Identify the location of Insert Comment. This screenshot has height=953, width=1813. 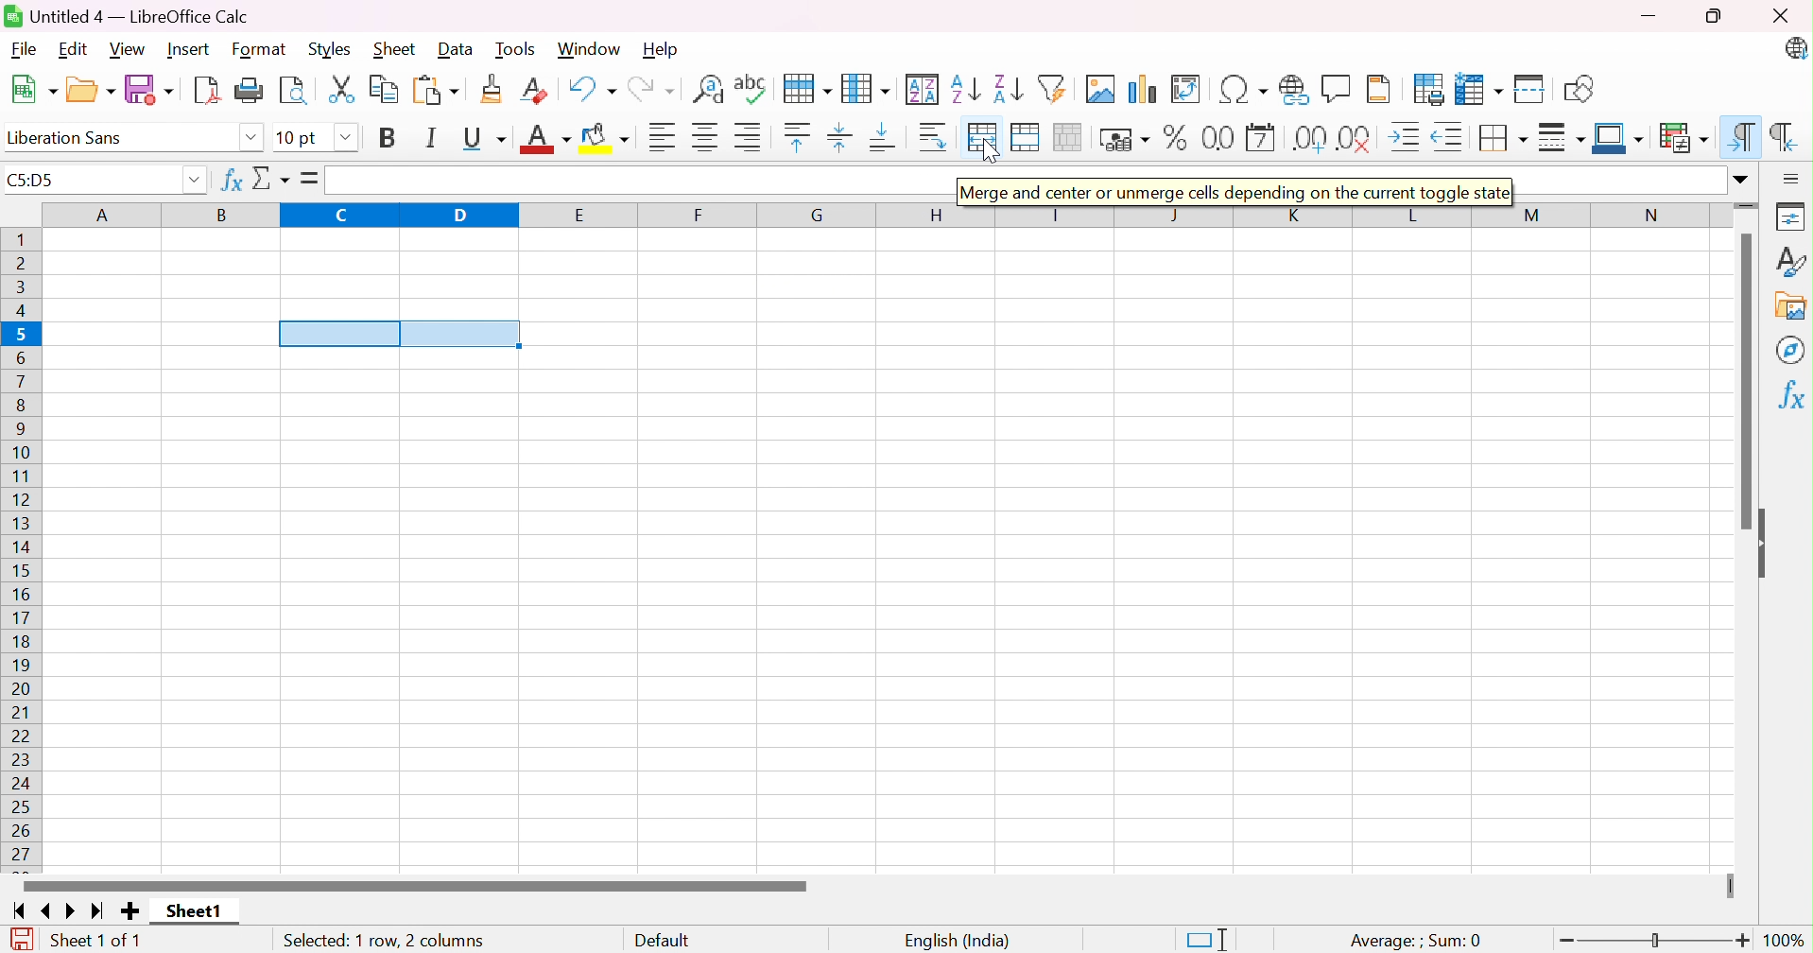
(1338, 87).